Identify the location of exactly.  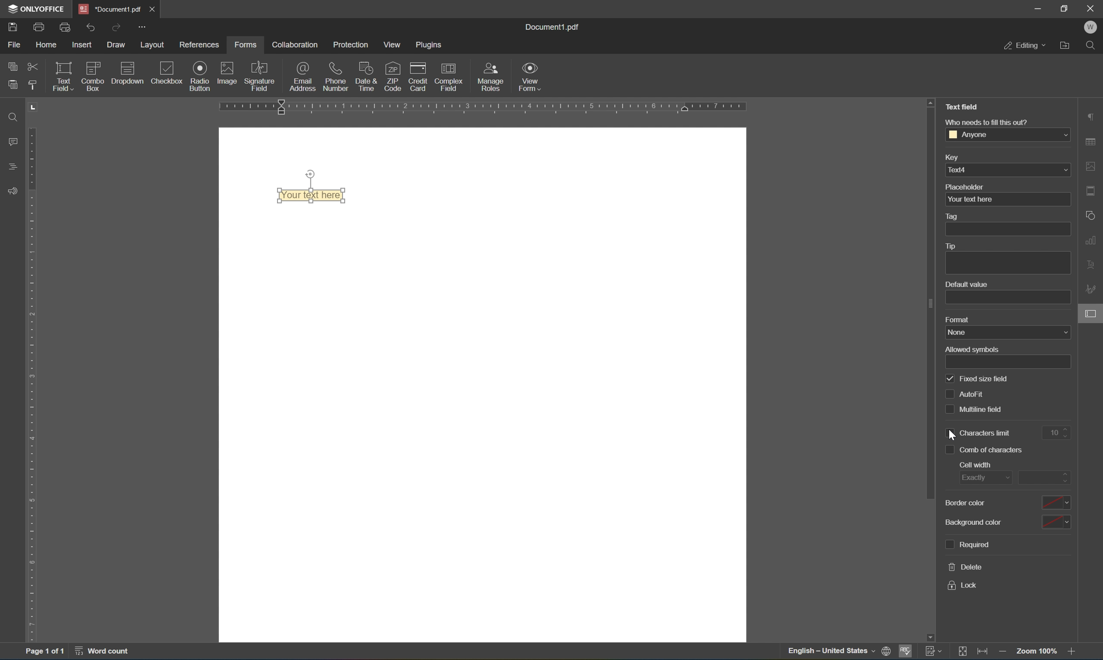
(985, 476).